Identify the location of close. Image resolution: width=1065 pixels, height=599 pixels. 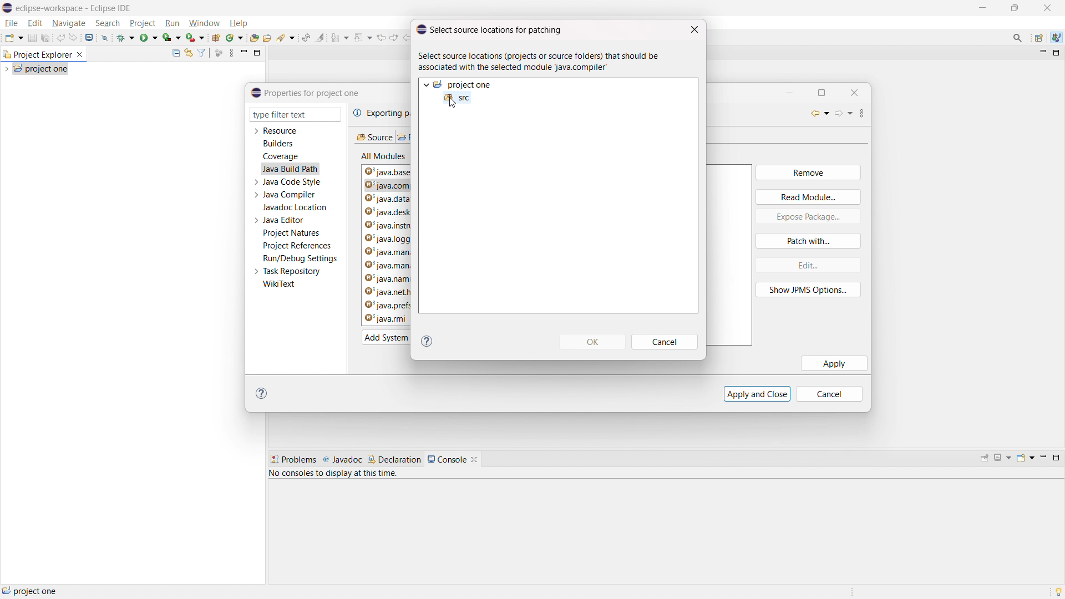
(694, 30).